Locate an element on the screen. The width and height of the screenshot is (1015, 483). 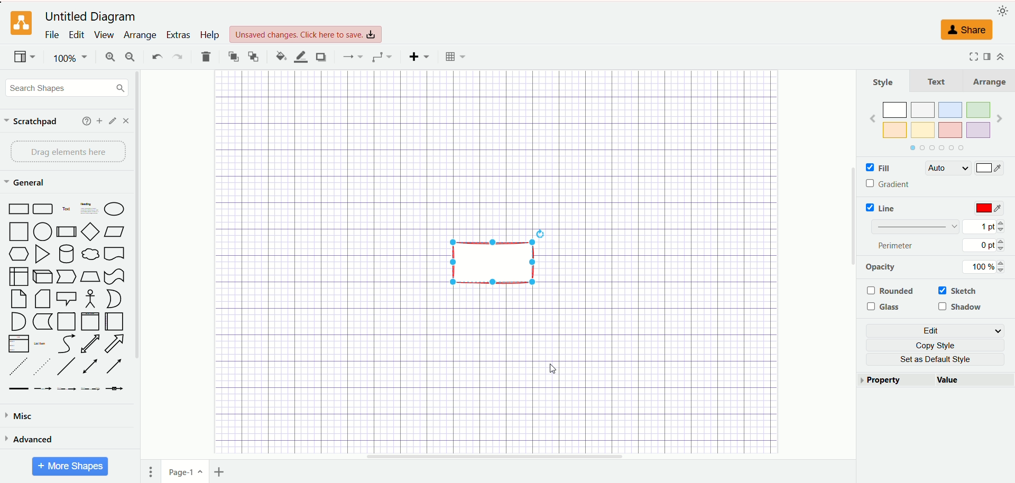
close is located at coordinates (128, 121).